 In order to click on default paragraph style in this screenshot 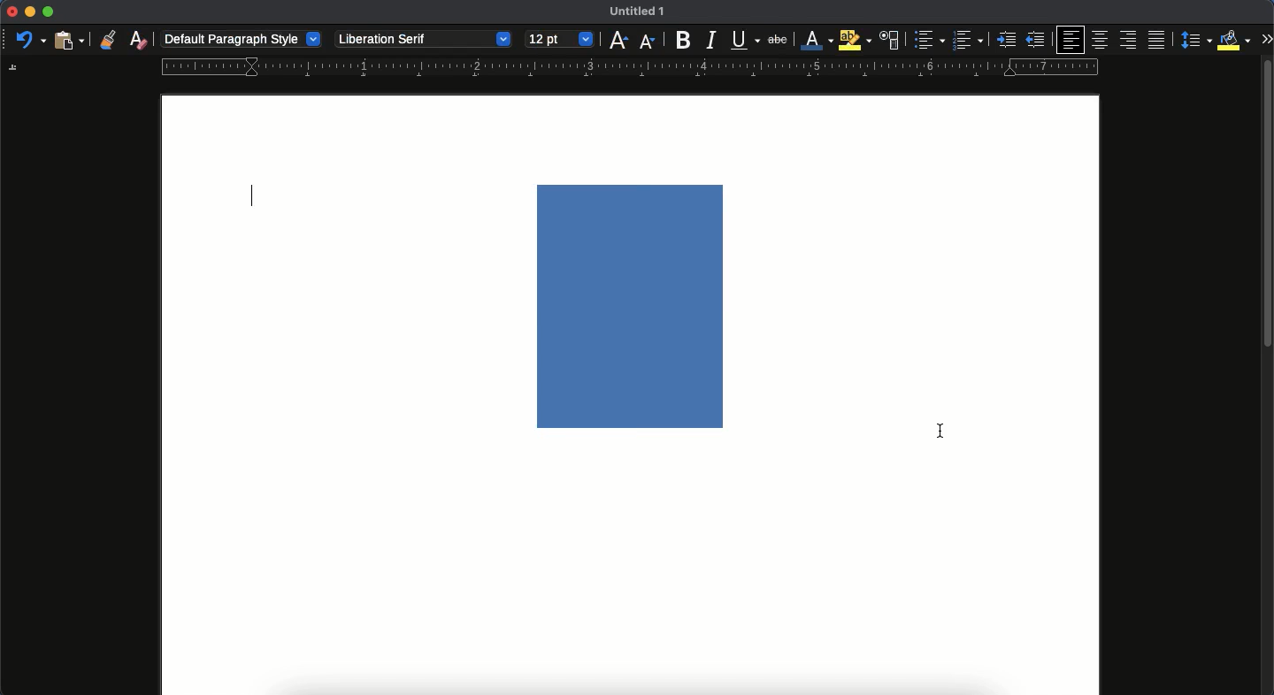, I will do `click(242, 38)`.